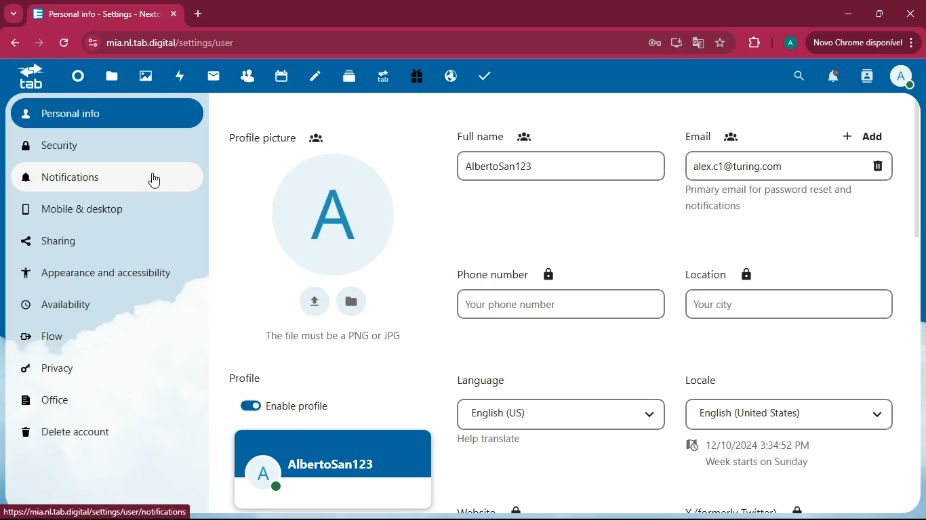 The width and height of the screenshot is (926, 520). What do you see at coordinates (500, 135) in the screenshot?
I see `full name` at bounding box center [500, 135].